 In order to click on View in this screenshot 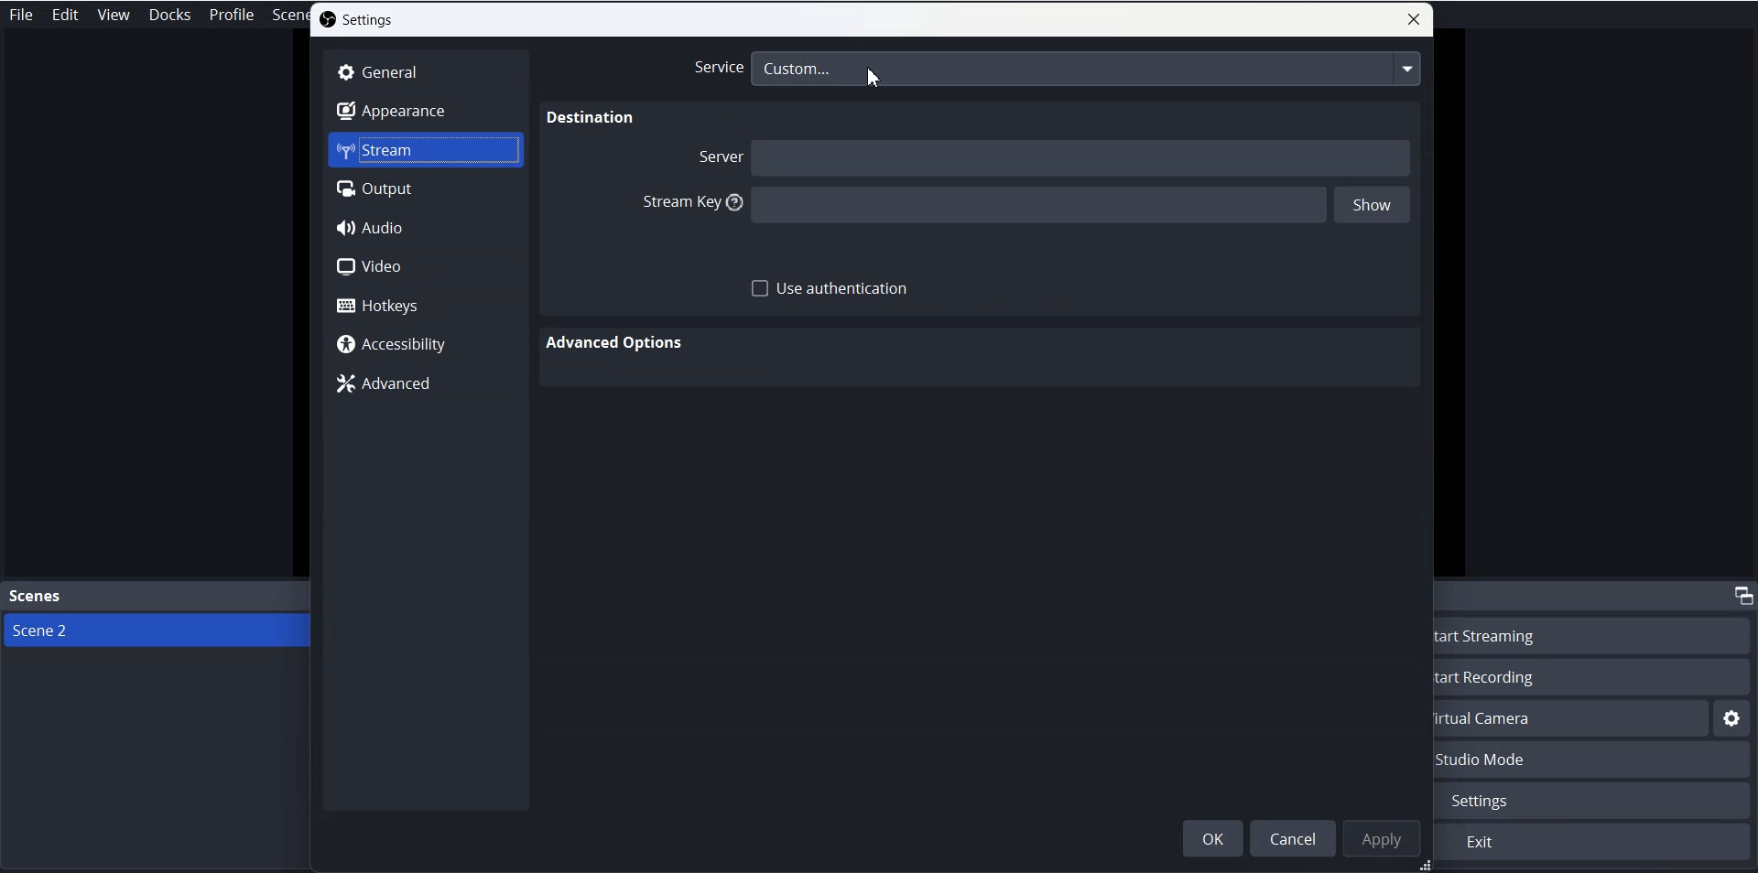, I will do `click(114, 15)`.